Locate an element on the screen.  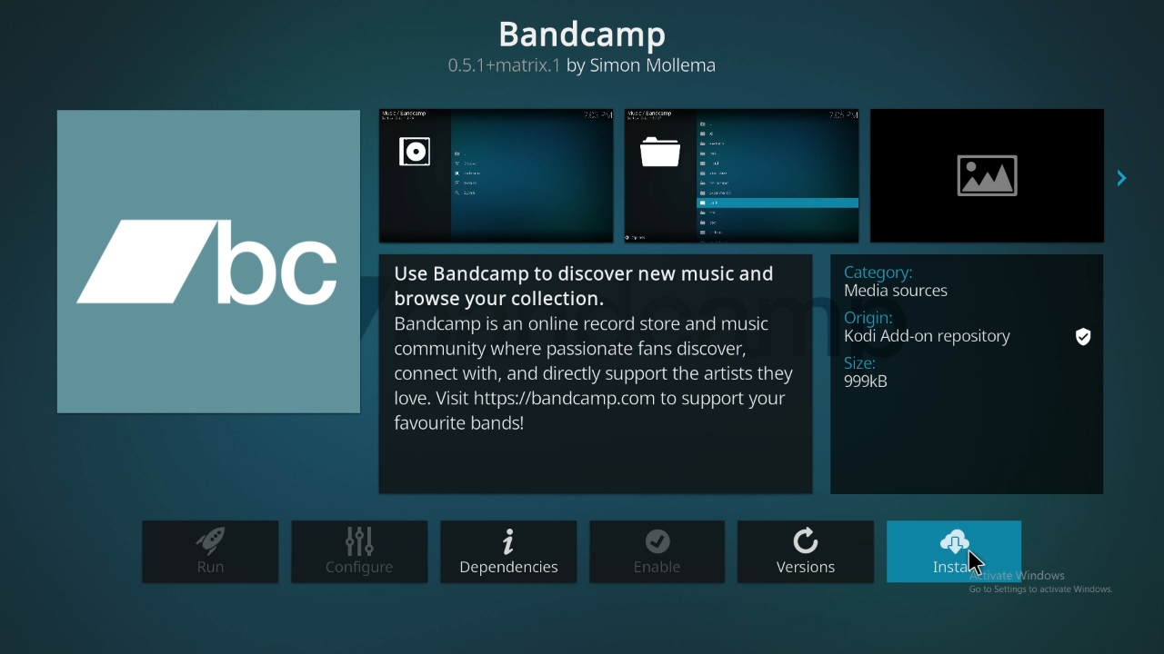
install is located at coordinates (956, 551).